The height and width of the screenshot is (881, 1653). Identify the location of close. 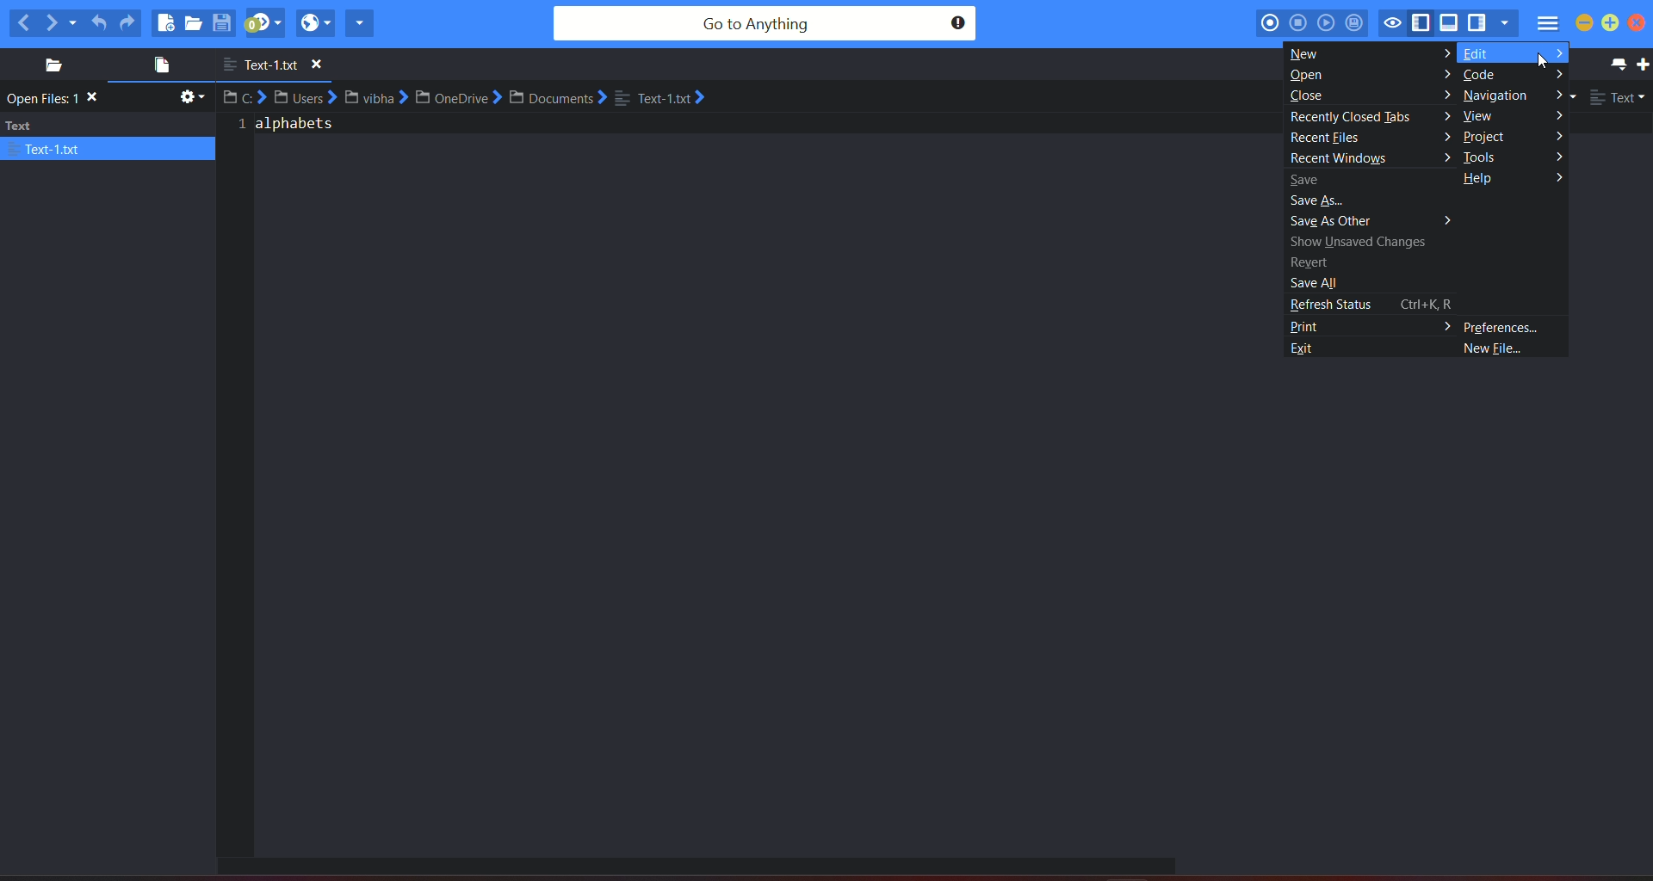
(1642, 24).